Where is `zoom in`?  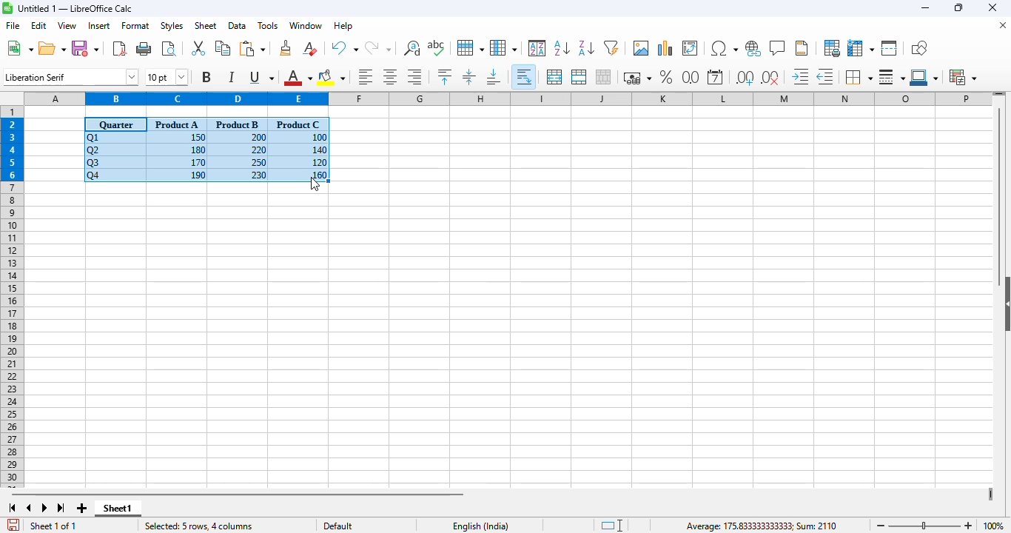 zoom in is located at coordinates (969, 526).